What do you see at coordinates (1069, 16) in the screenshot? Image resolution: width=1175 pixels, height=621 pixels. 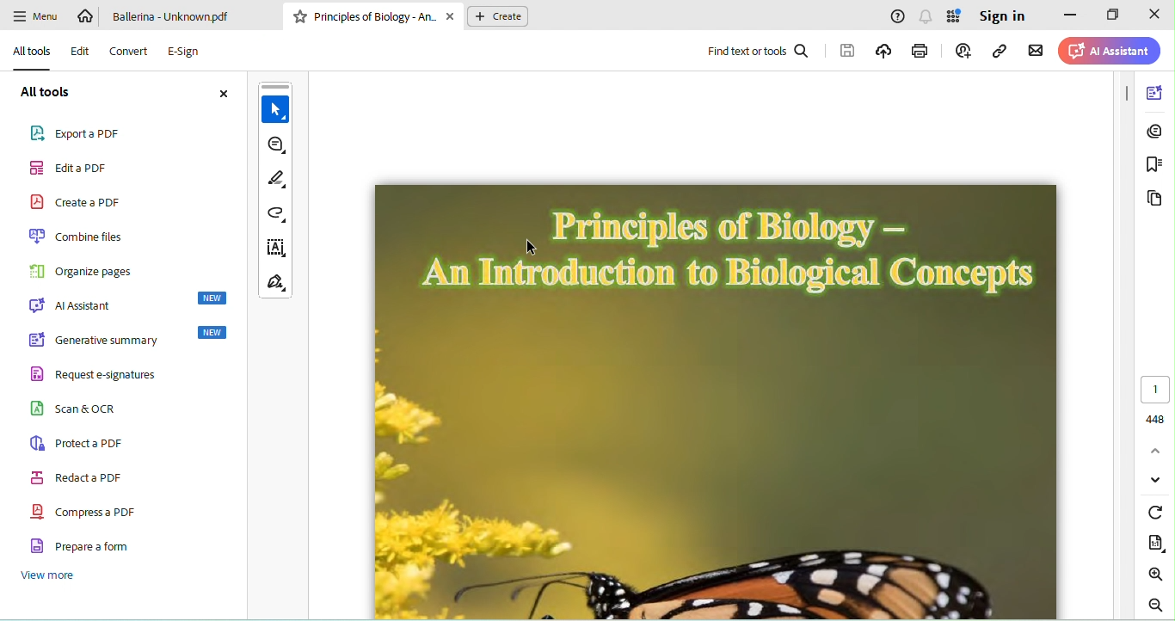 I see `minimize` at bounding box center [1069, 16].